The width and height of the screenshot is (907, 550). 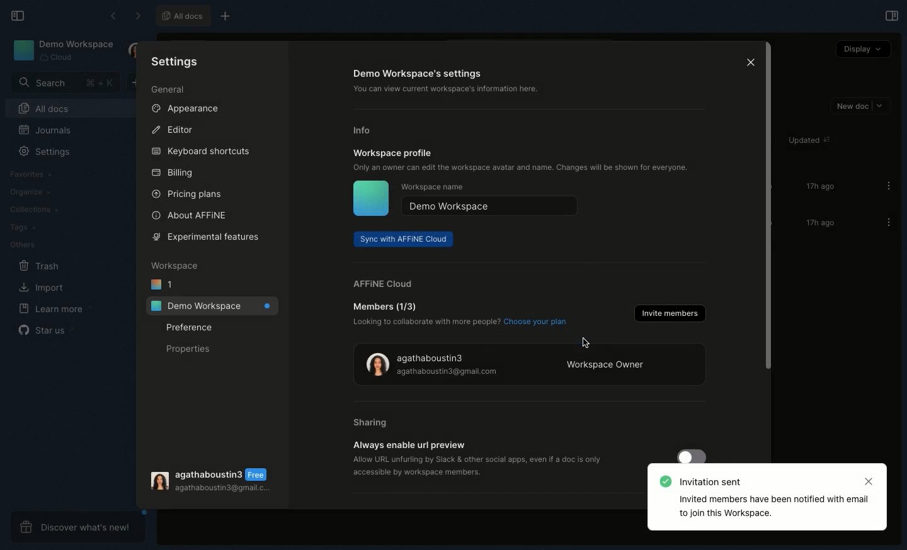 What do you see at coordinates (37, 265) in the screenshot?
I see `Trash` at bounding box center [37, 265].